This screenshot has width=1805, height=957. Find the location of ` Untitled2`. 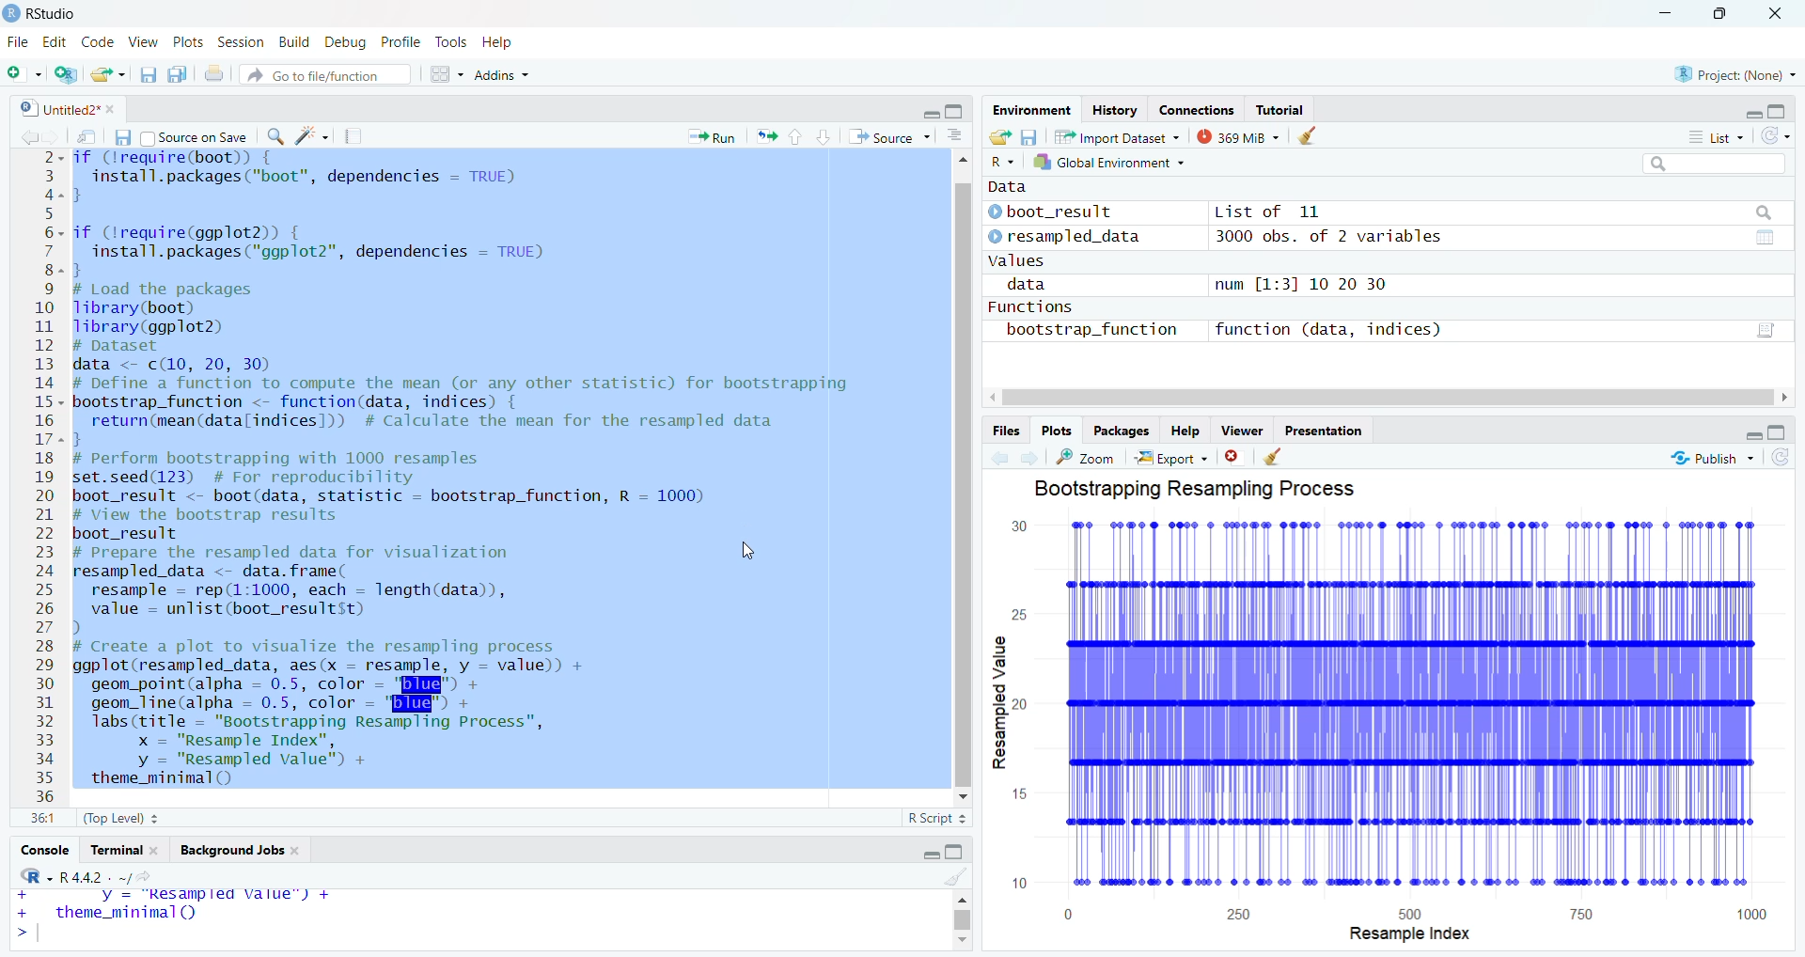

 Untitled2 is located at coordinates (82, 111).